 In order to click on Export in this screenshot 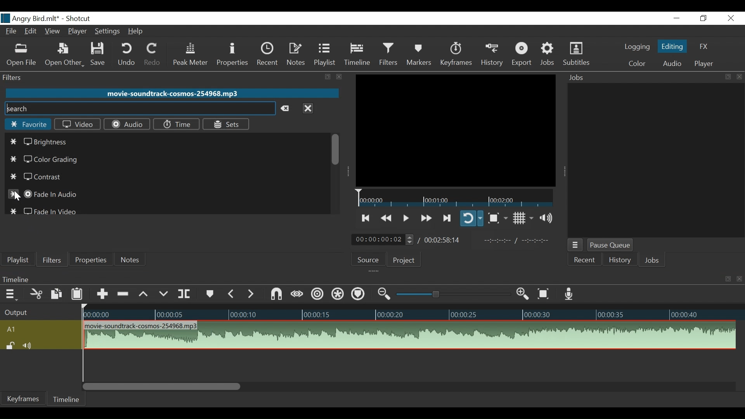, I will do `click(523, 55)`.